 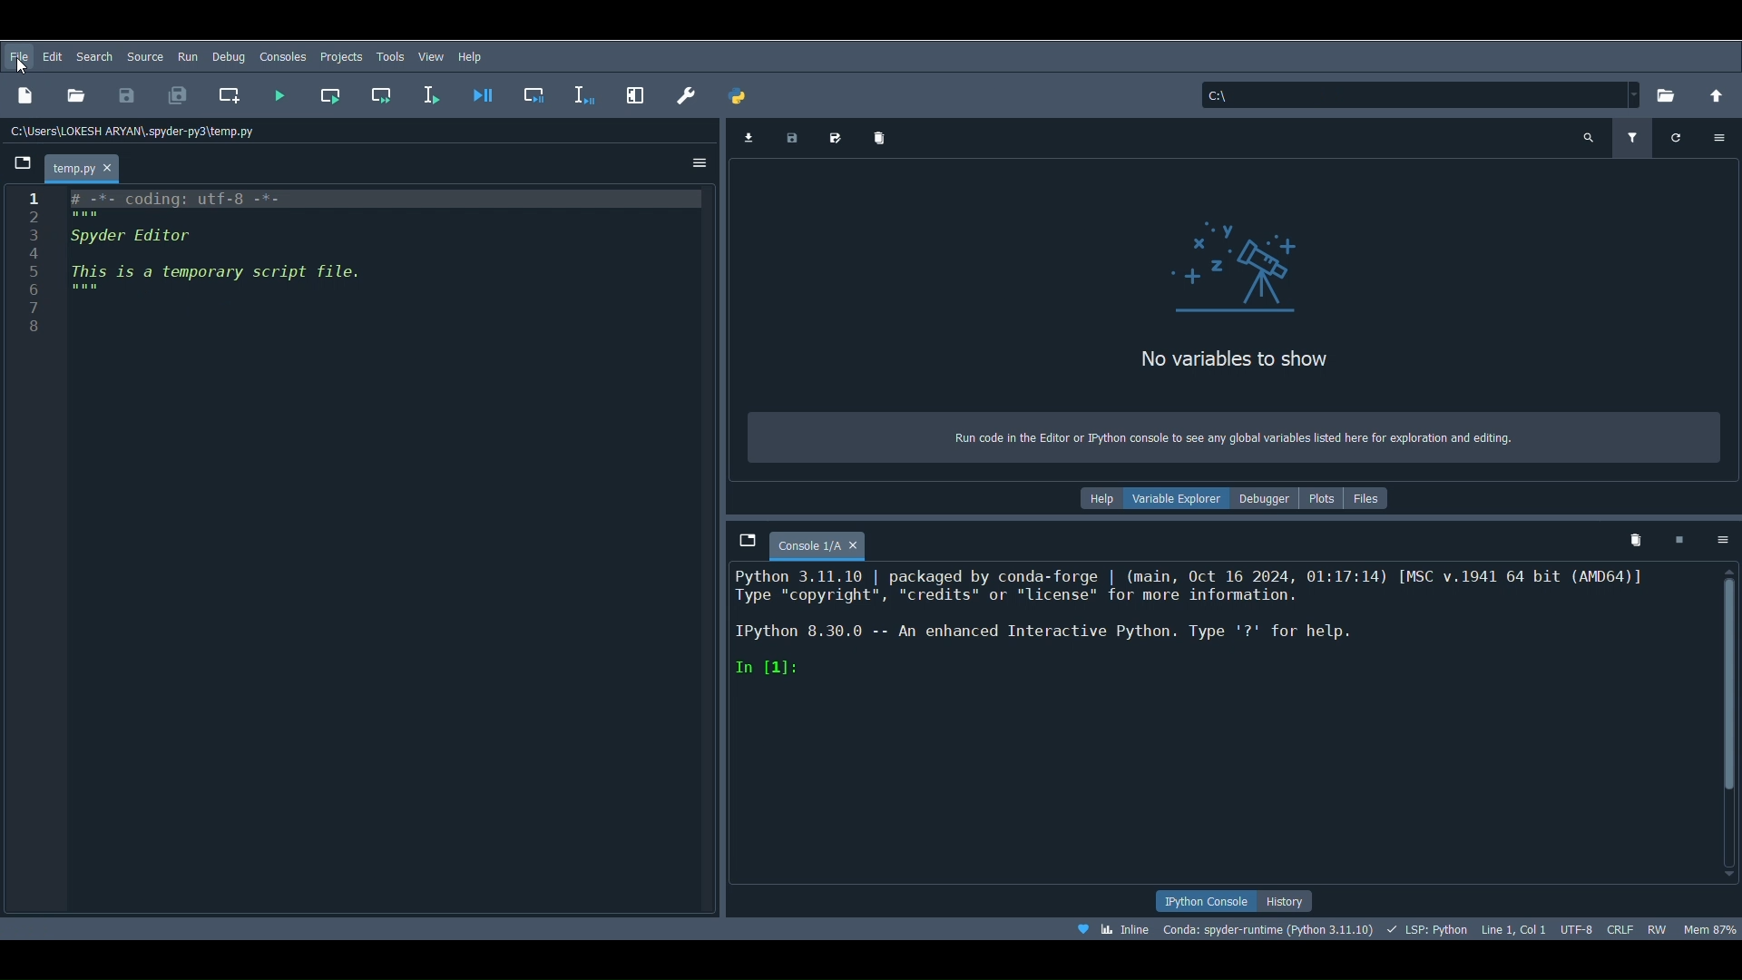 I want to click on Python console, so click(x=1202, y=899).